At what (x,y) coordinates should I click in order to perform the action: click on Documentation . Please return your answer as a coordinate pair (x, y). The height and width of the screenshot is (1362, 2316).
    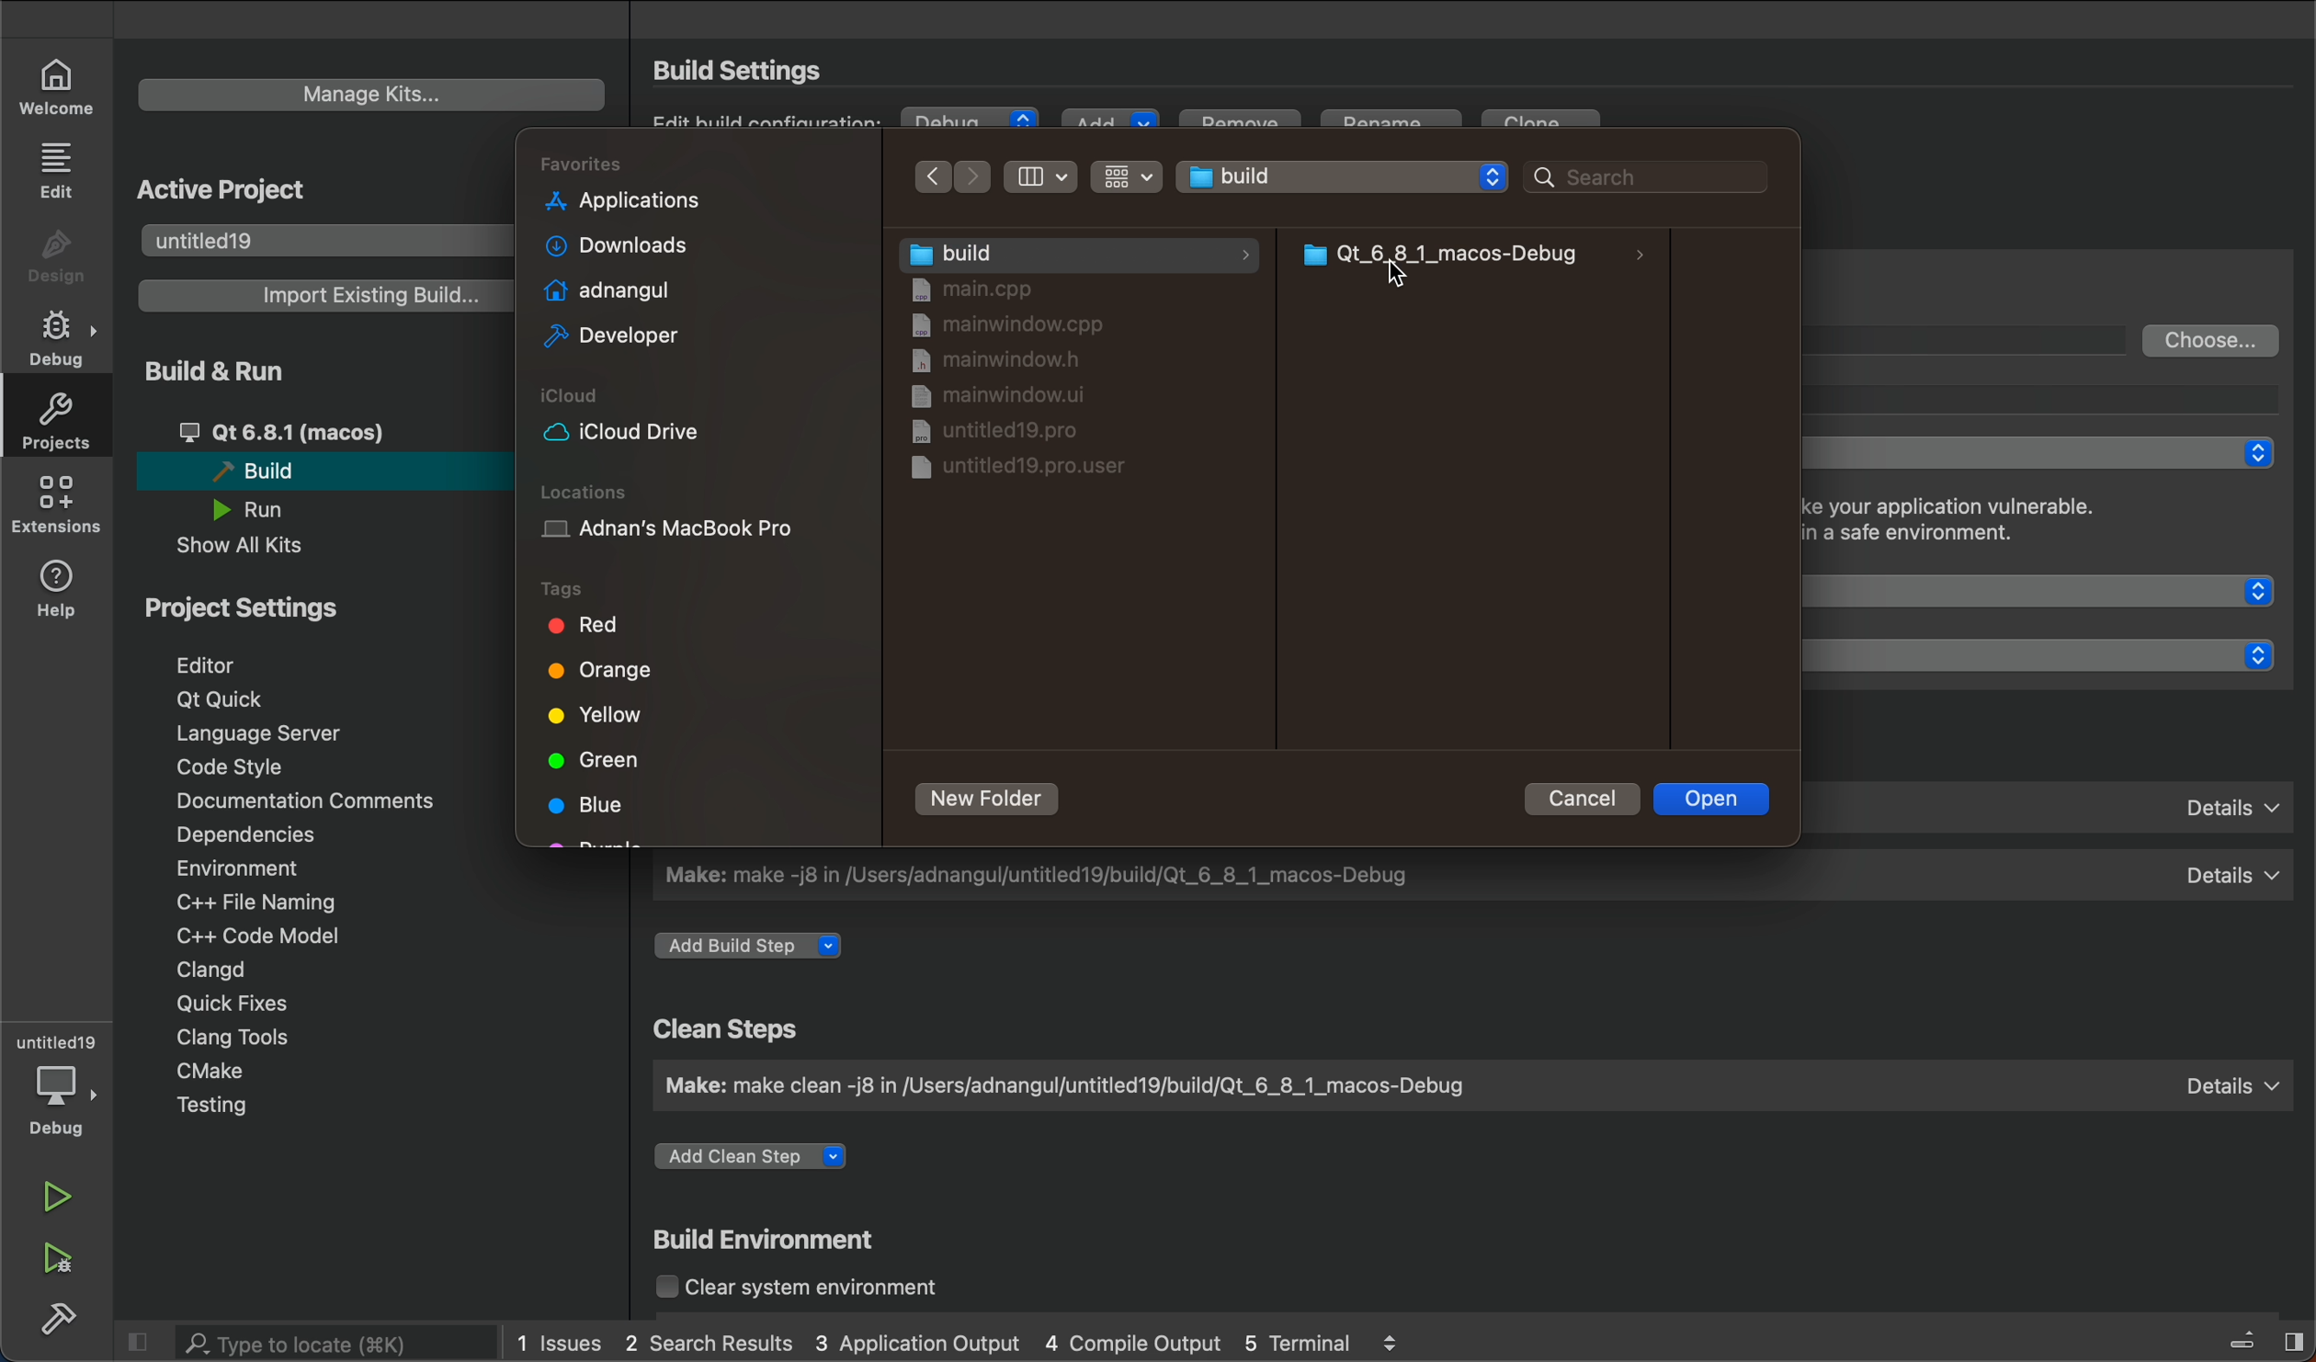
    Looking at the image, I should click on (301, 801).